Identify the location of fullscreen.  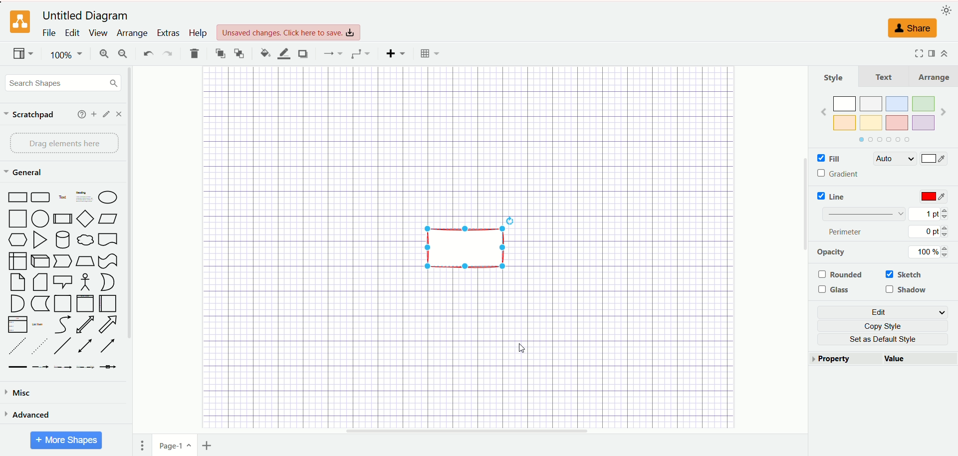
(917, 53).